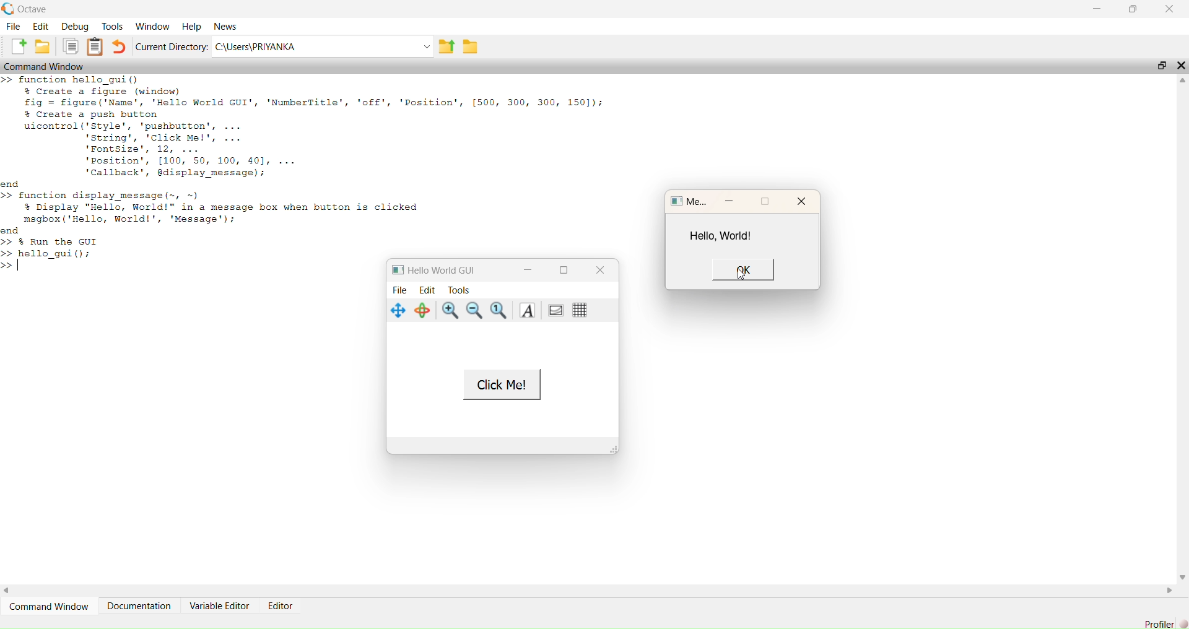  I want to click on zoom in, so click(448, 311).